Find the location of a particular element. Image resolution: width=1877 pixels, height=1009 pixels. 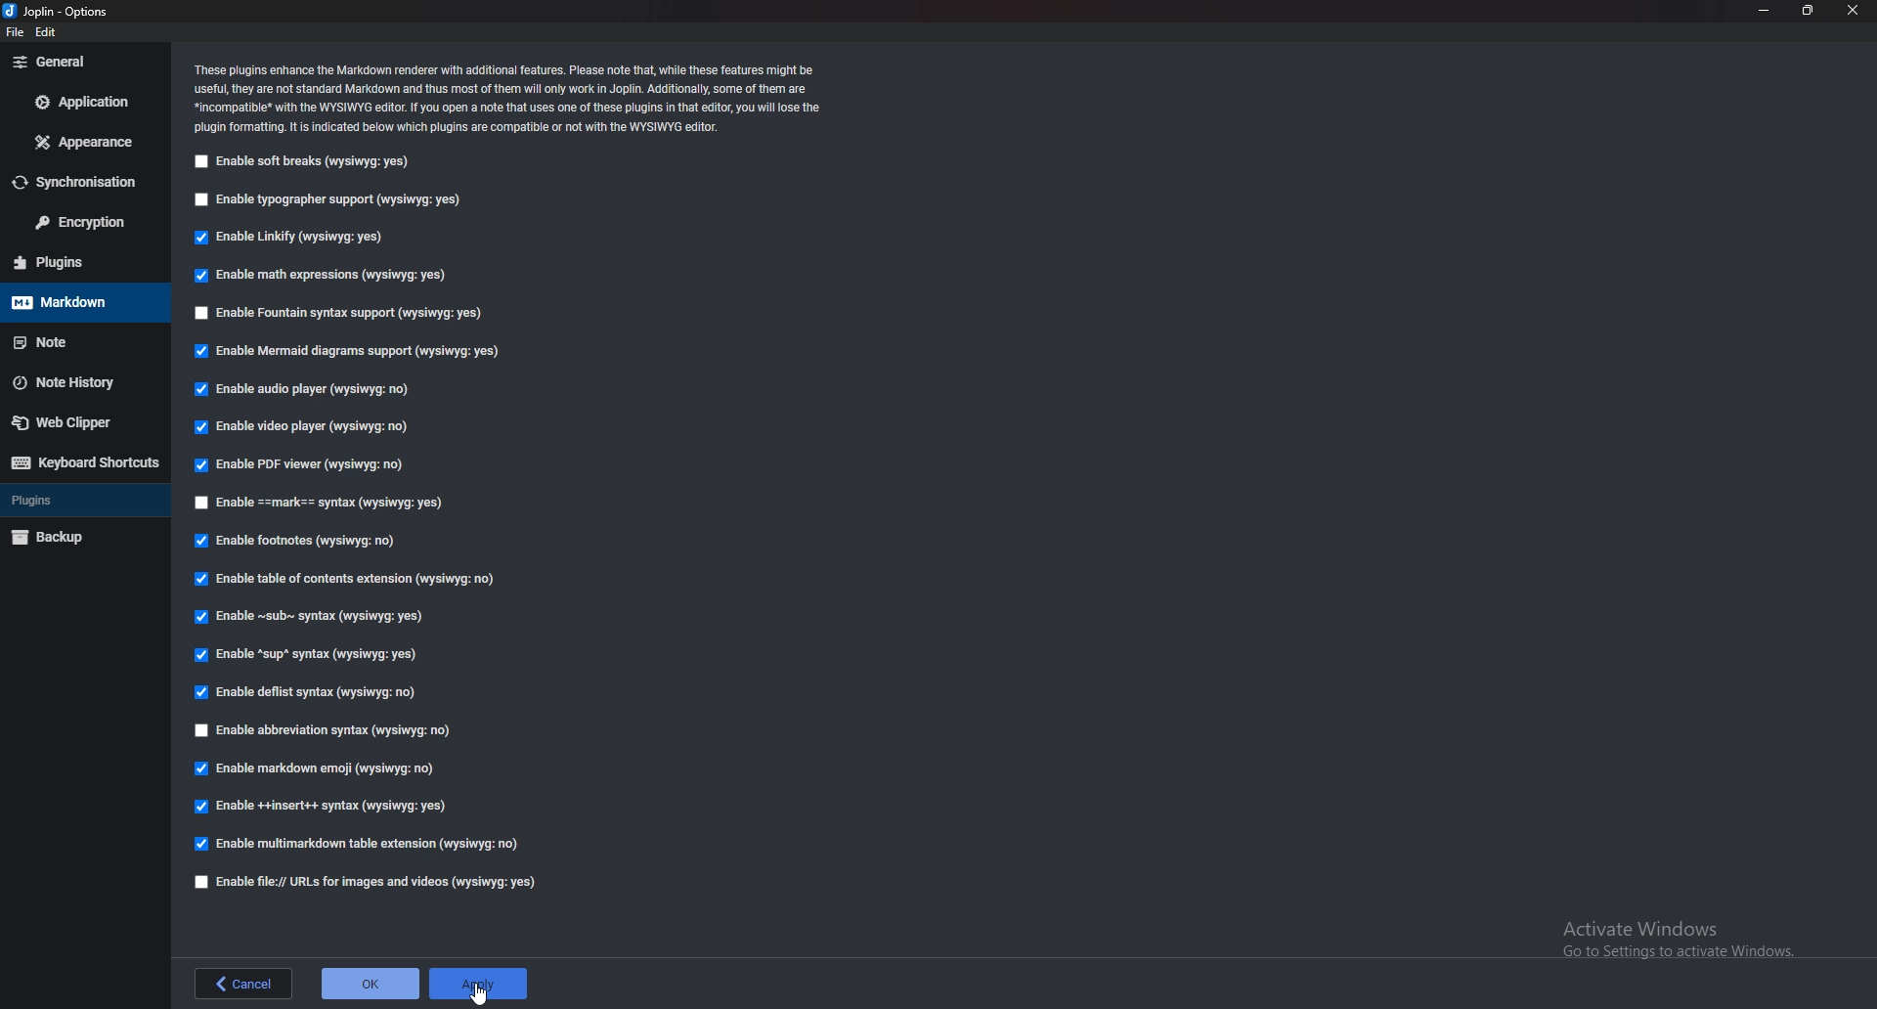

Enable video player is located at coordinates (314, 425).